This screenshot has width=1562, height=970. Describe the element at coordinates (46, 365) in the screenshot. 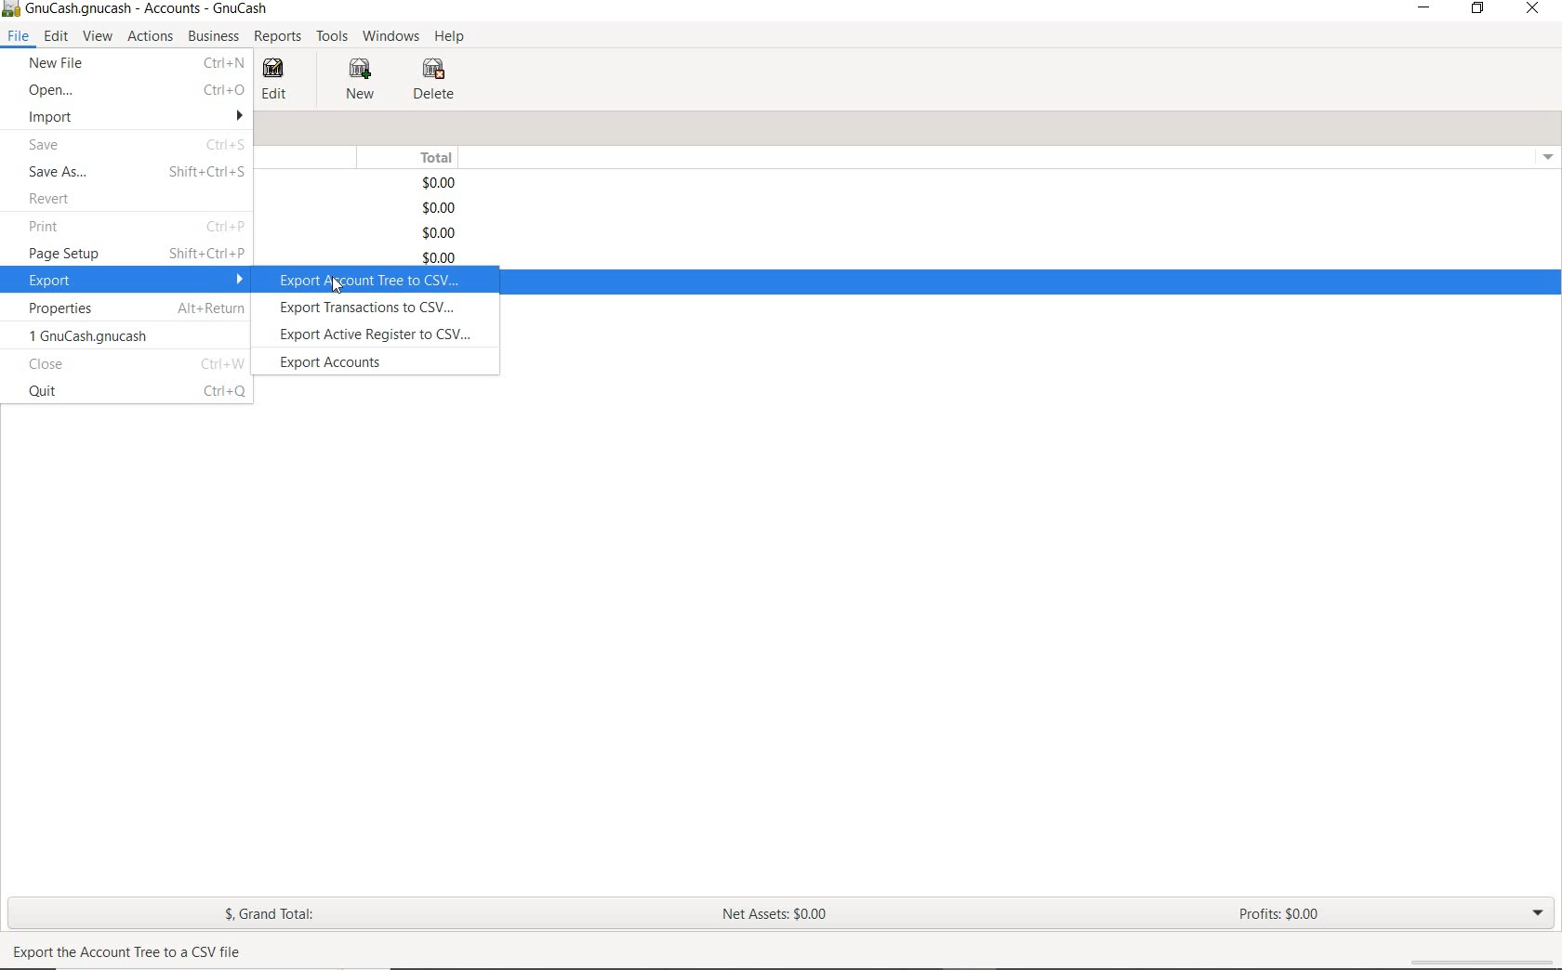

I see `close` at that location.